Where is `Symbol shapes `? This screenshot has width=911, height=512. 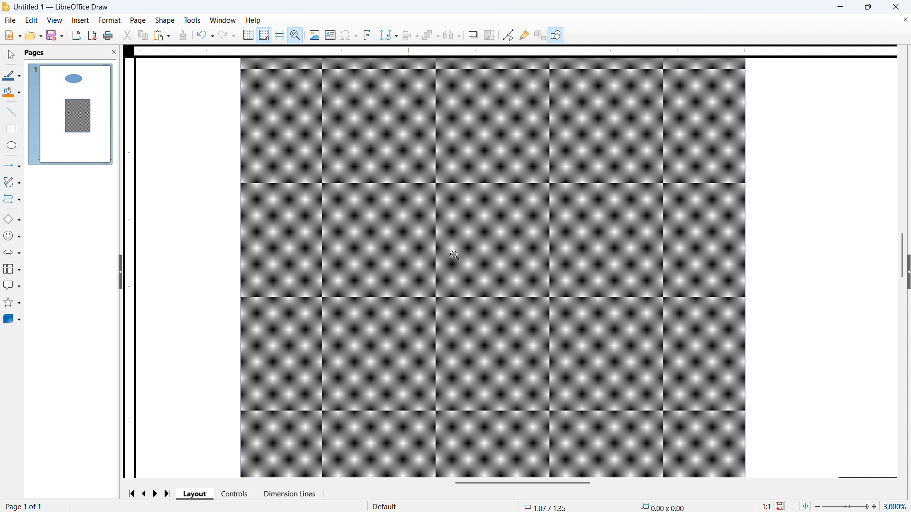
Symbol shapes  is located at coordinates (12, 236).